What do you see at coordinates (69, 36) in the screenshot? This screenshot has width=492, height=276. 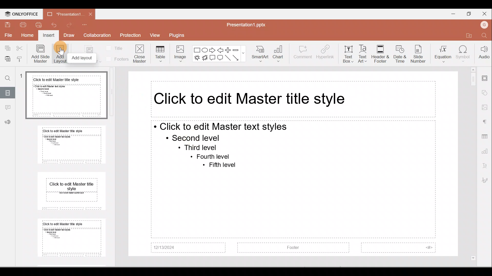 I see `Draw` at bounding box center [69, 36].